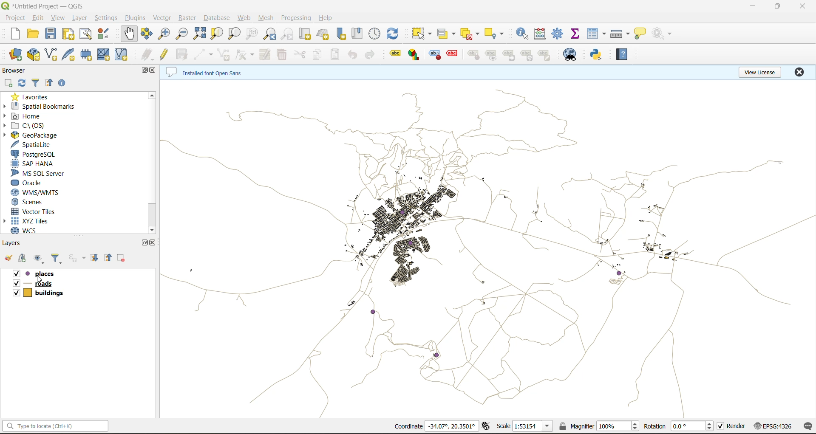  I want to click on pin/unpin labels and diagrams, so click(473, 55).